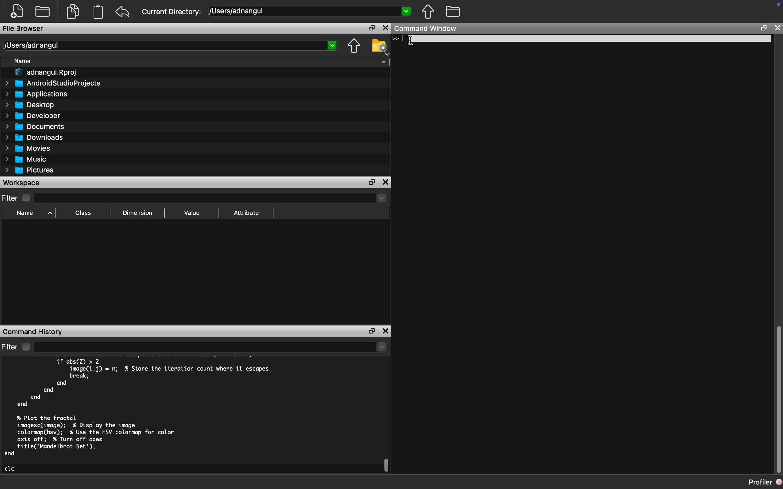 This screenshot has height=489, width=783. What do you see at coordinates (427, 29) in the screenshot?
I see `Command Window` at bounding box center [427, 29].